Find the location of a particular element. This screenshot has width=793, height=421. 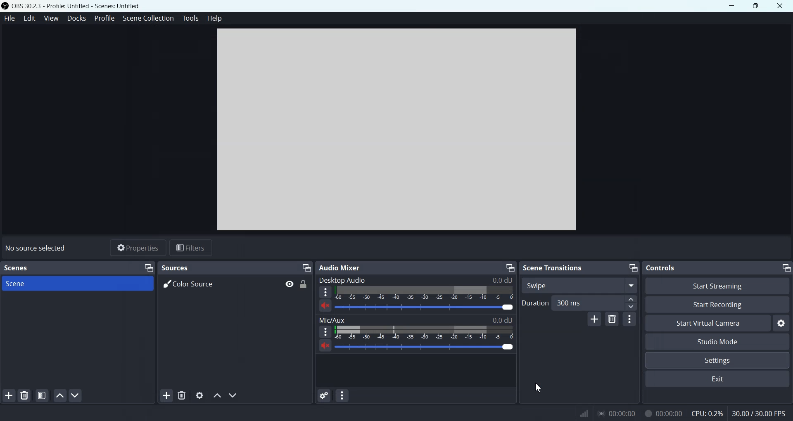

Open scene filter is located at coordinates (42, 395).